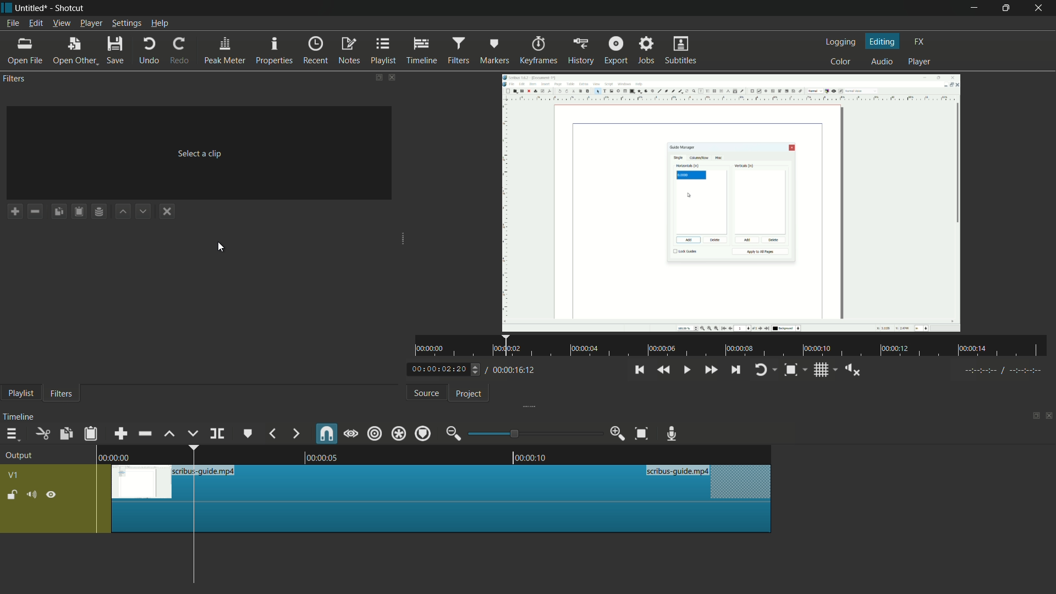  What do you see at coordinates (114, 50) in the screenshot?
I see `save` at bounding box center [114, 50].